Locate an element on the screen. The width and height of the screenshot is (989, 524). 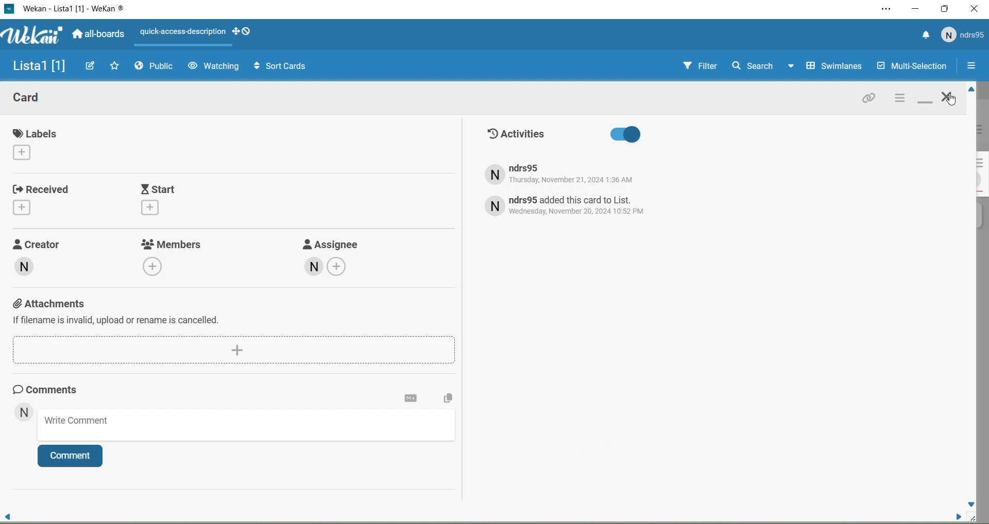
Minimize is located at coordinates (916, 9).